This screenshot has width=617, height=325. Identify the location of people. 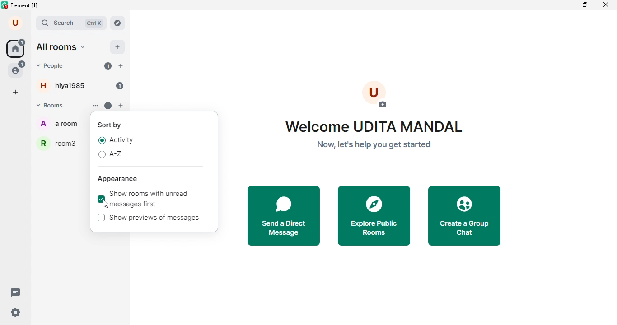
(17, 69).